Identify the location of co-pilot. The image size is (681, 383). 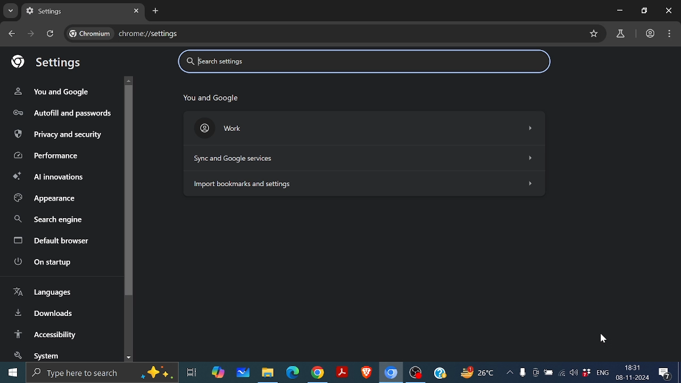
(219, 373).